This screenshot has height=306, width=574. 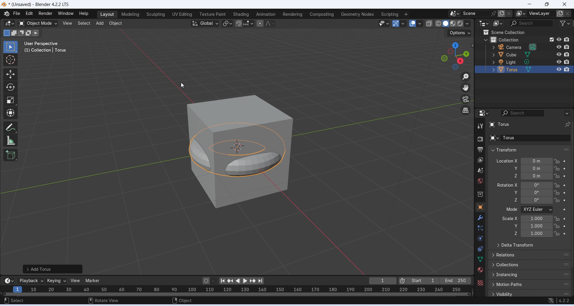 What do you see at coordinates (103, 300) in the screenshot?
I see `rotate view` at bounding box center [103, 300].